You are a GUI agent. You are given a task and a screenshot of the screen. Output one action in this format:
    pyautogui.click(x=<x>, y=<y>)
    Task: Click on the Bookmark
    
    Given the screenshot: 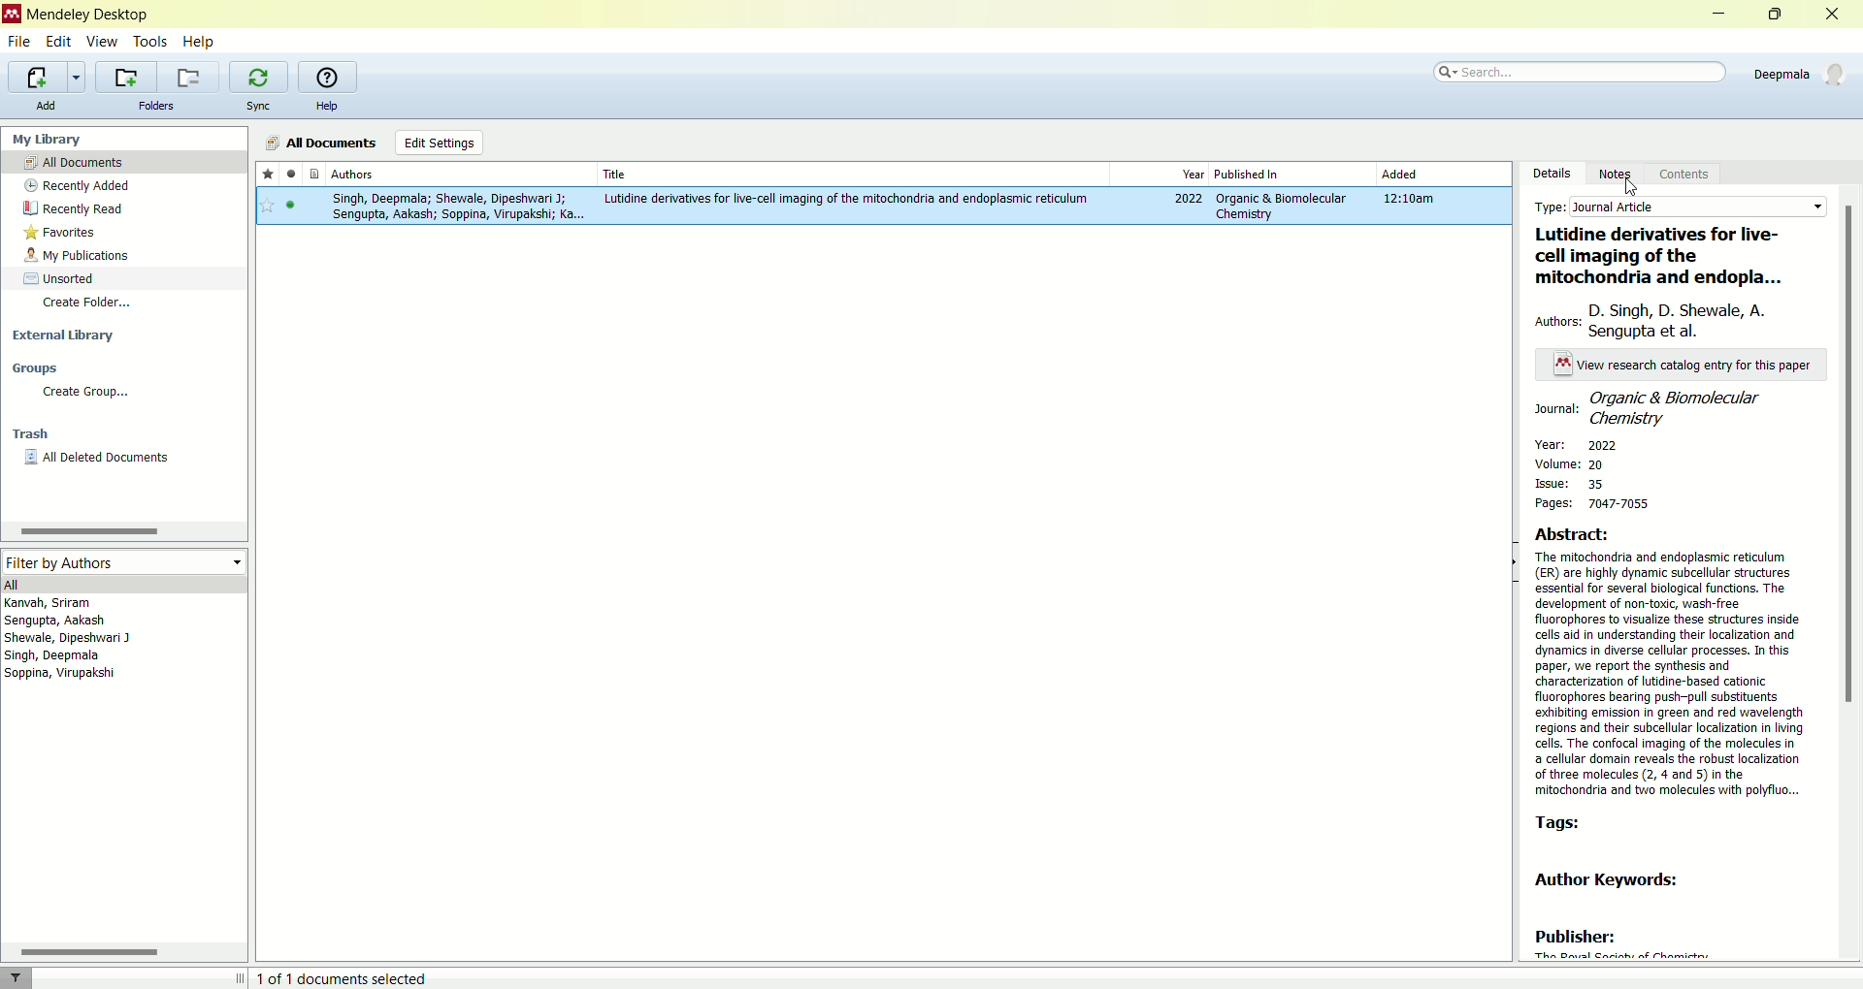 What is the action you would take?
    pyautogui.click(x=268, y=207)
    